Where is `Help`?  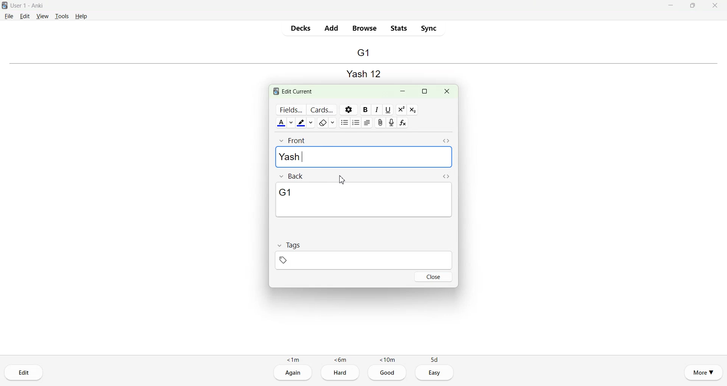
Help is located at coordinates (81, 16).